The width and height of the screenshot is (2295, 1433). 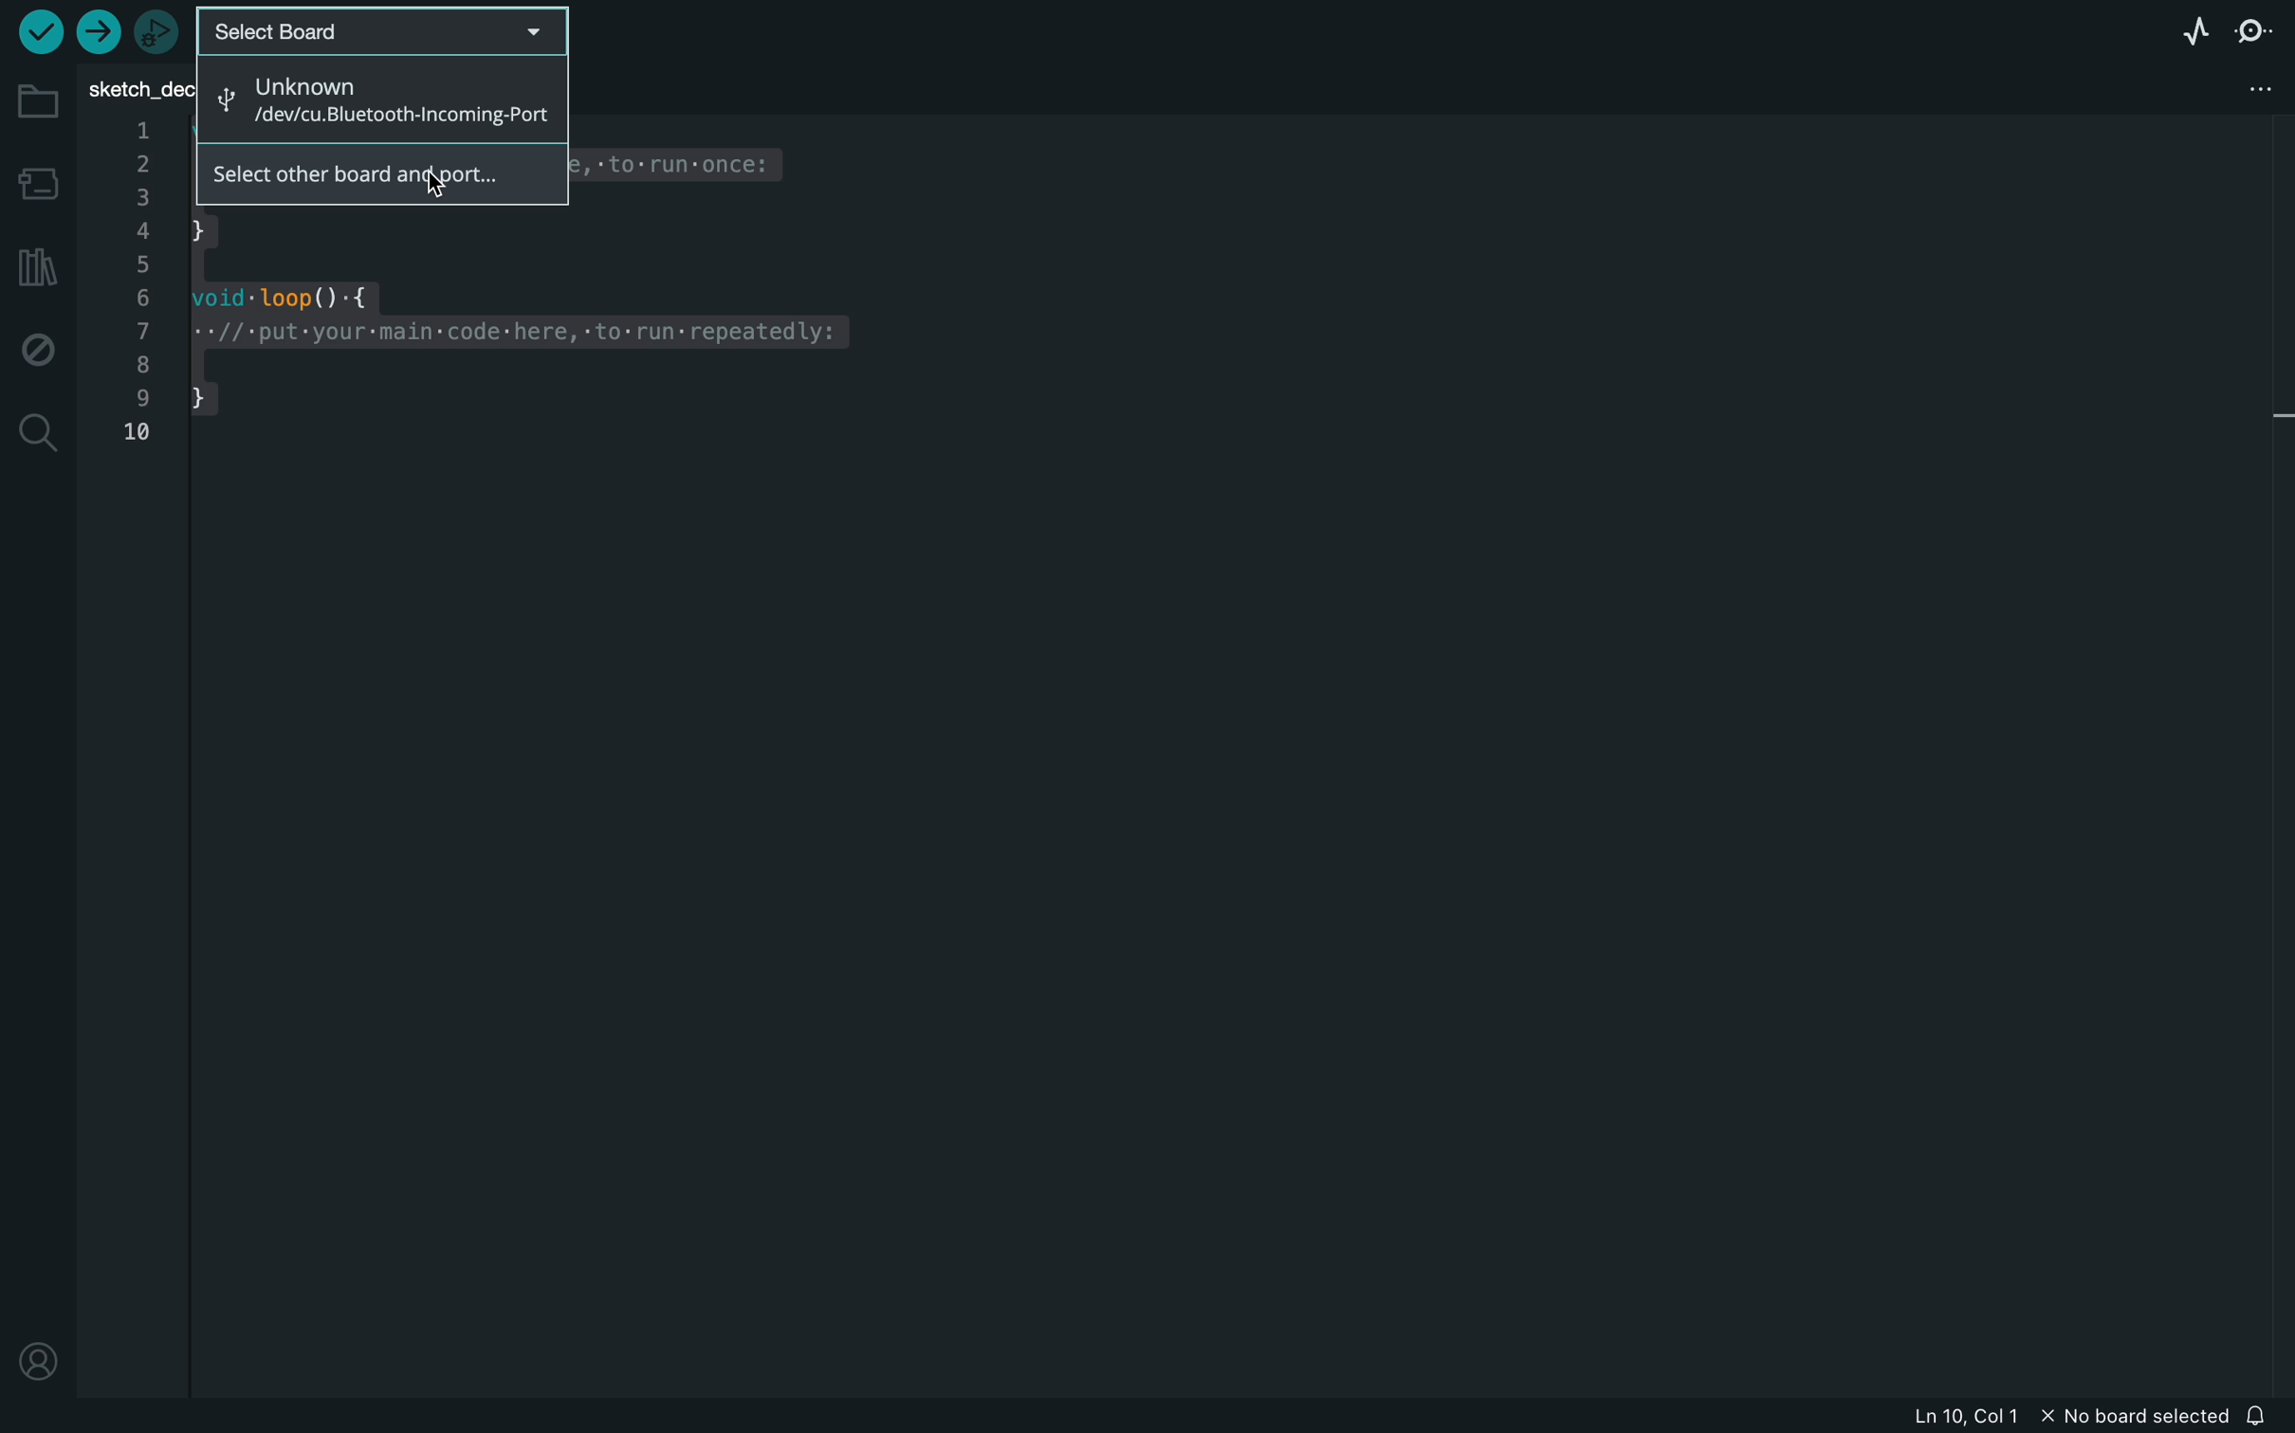 What do you see at coordinates (36, 436) in the screenshot?
I see `search` at bounding box center [36, 436].